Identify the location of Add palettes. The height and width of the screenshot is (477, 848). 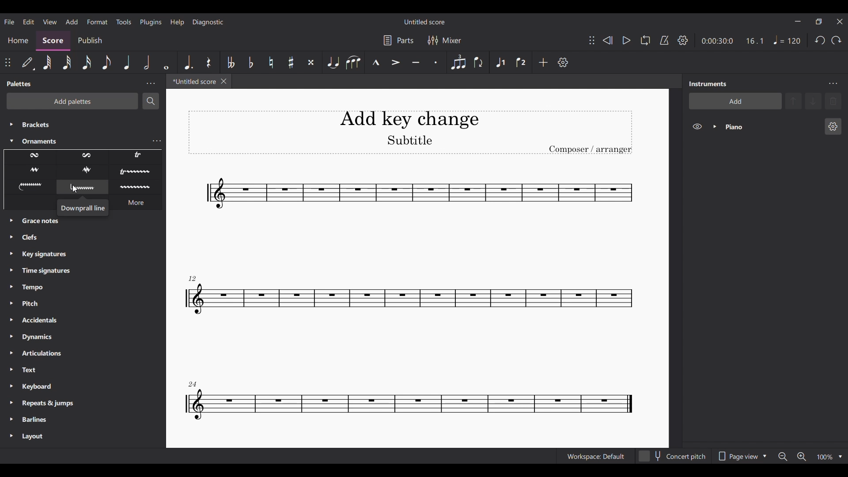
(72, 101).